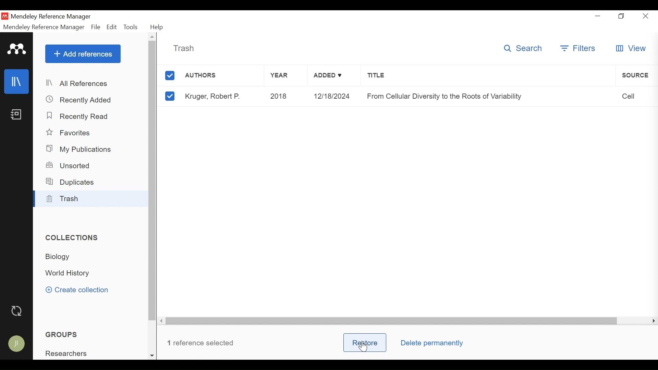 The image size is (658, 370). I want to click on Collection, so click(62, 257).